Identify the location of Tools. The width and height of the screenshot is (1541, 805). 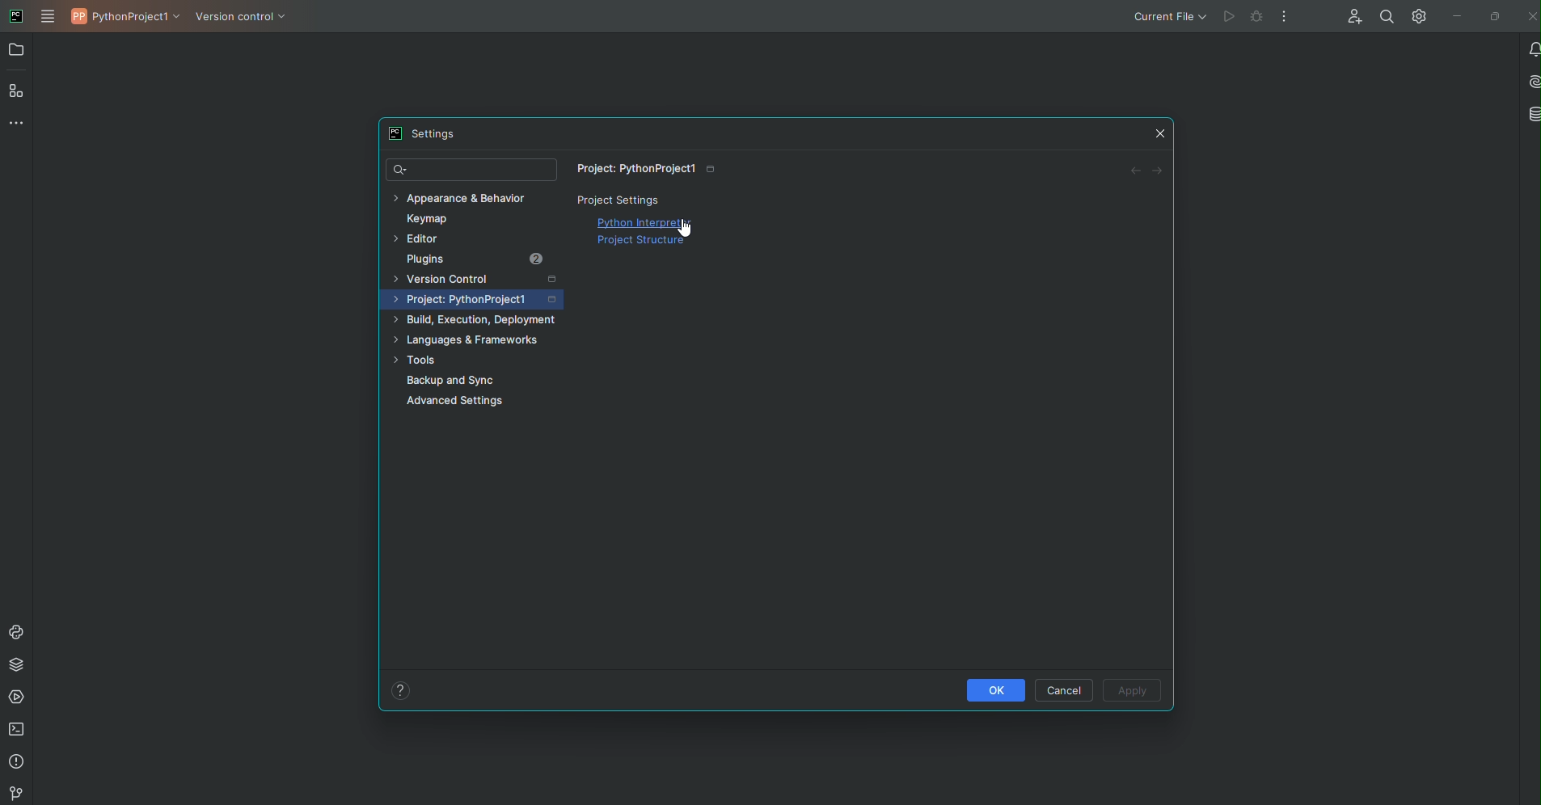
(418, 360).